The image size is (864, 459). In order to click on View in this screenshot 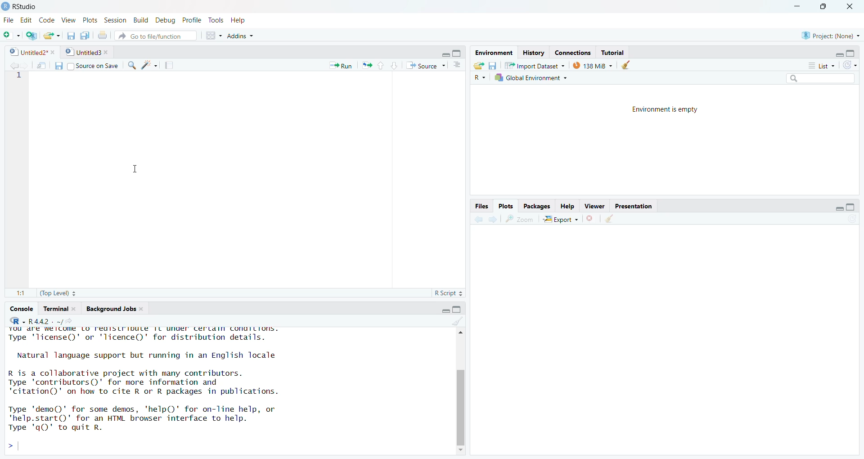, I will do `click(68, 20)`.